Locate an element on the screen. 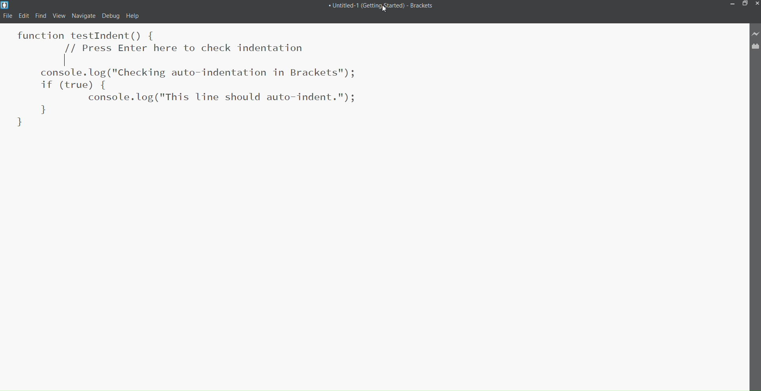 This screenshot has height=391, width=761. File is located at coordinates (8, 16).